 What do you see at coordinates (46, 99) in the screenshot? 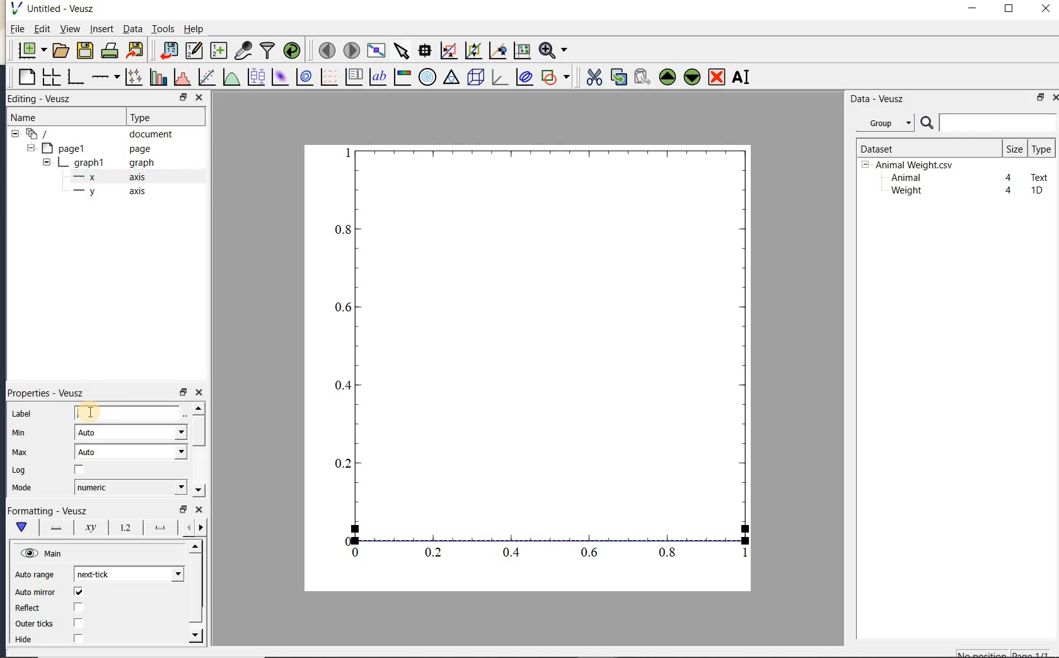
I see `Editing - Veusz` at bounding box center [46, 99].